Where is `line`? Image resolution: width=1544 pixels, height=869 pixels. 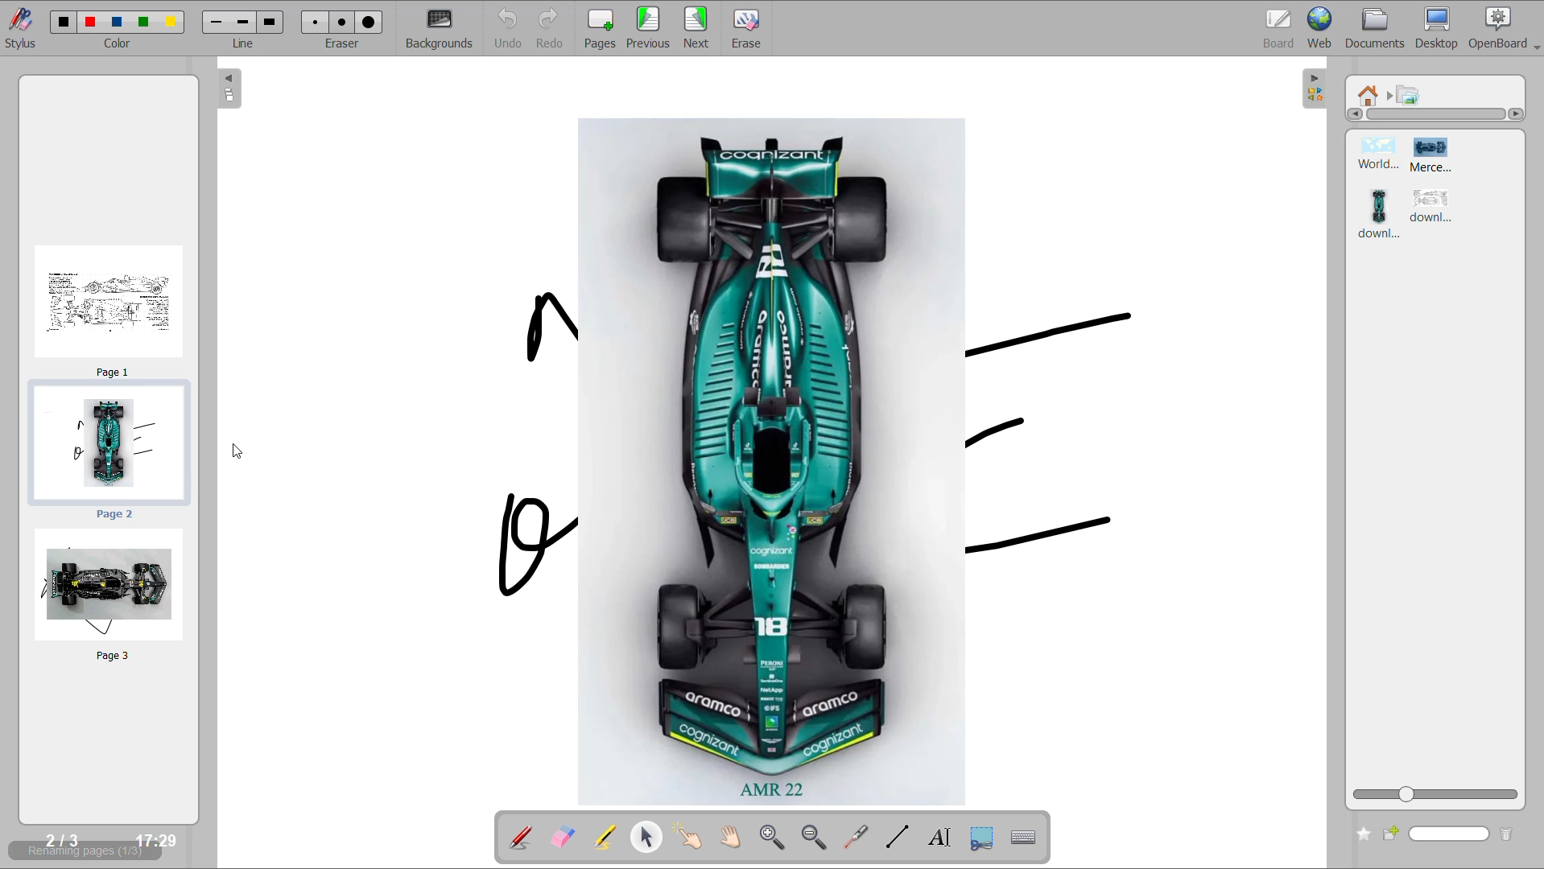
line is located at coordinates (246, 44).